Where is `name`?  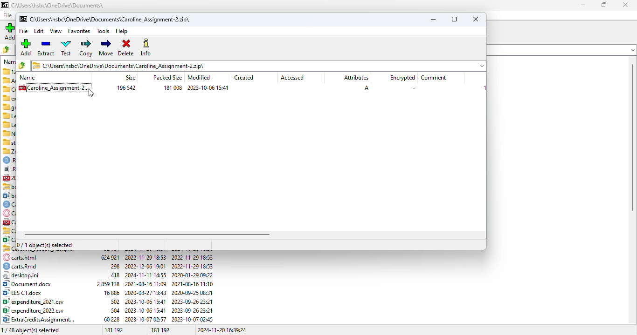 name is located at coordinates (27, 77).